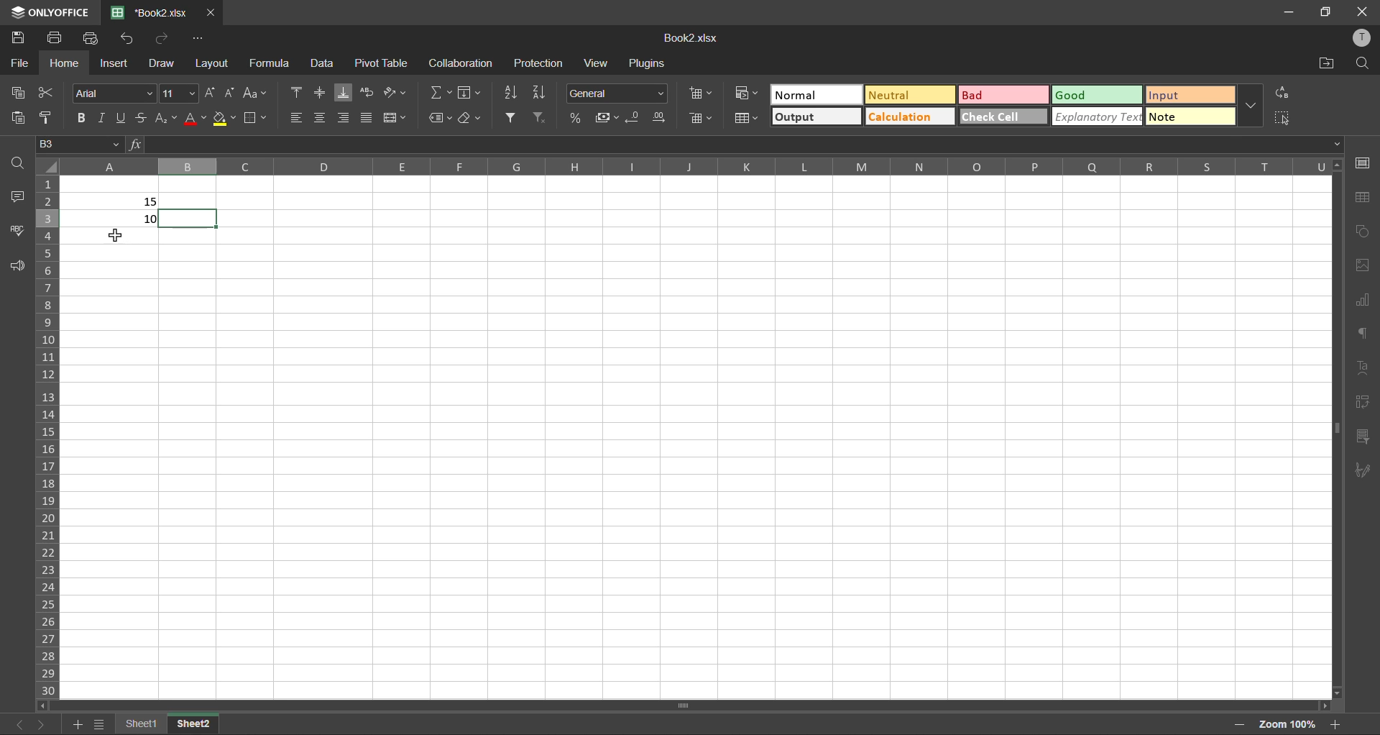 The width and height of the screenshot is (1380, 735). What do you see at coordinates (1361, 162) in the screenshot?
I see `cell settings` at bounding box center [1361, 162].